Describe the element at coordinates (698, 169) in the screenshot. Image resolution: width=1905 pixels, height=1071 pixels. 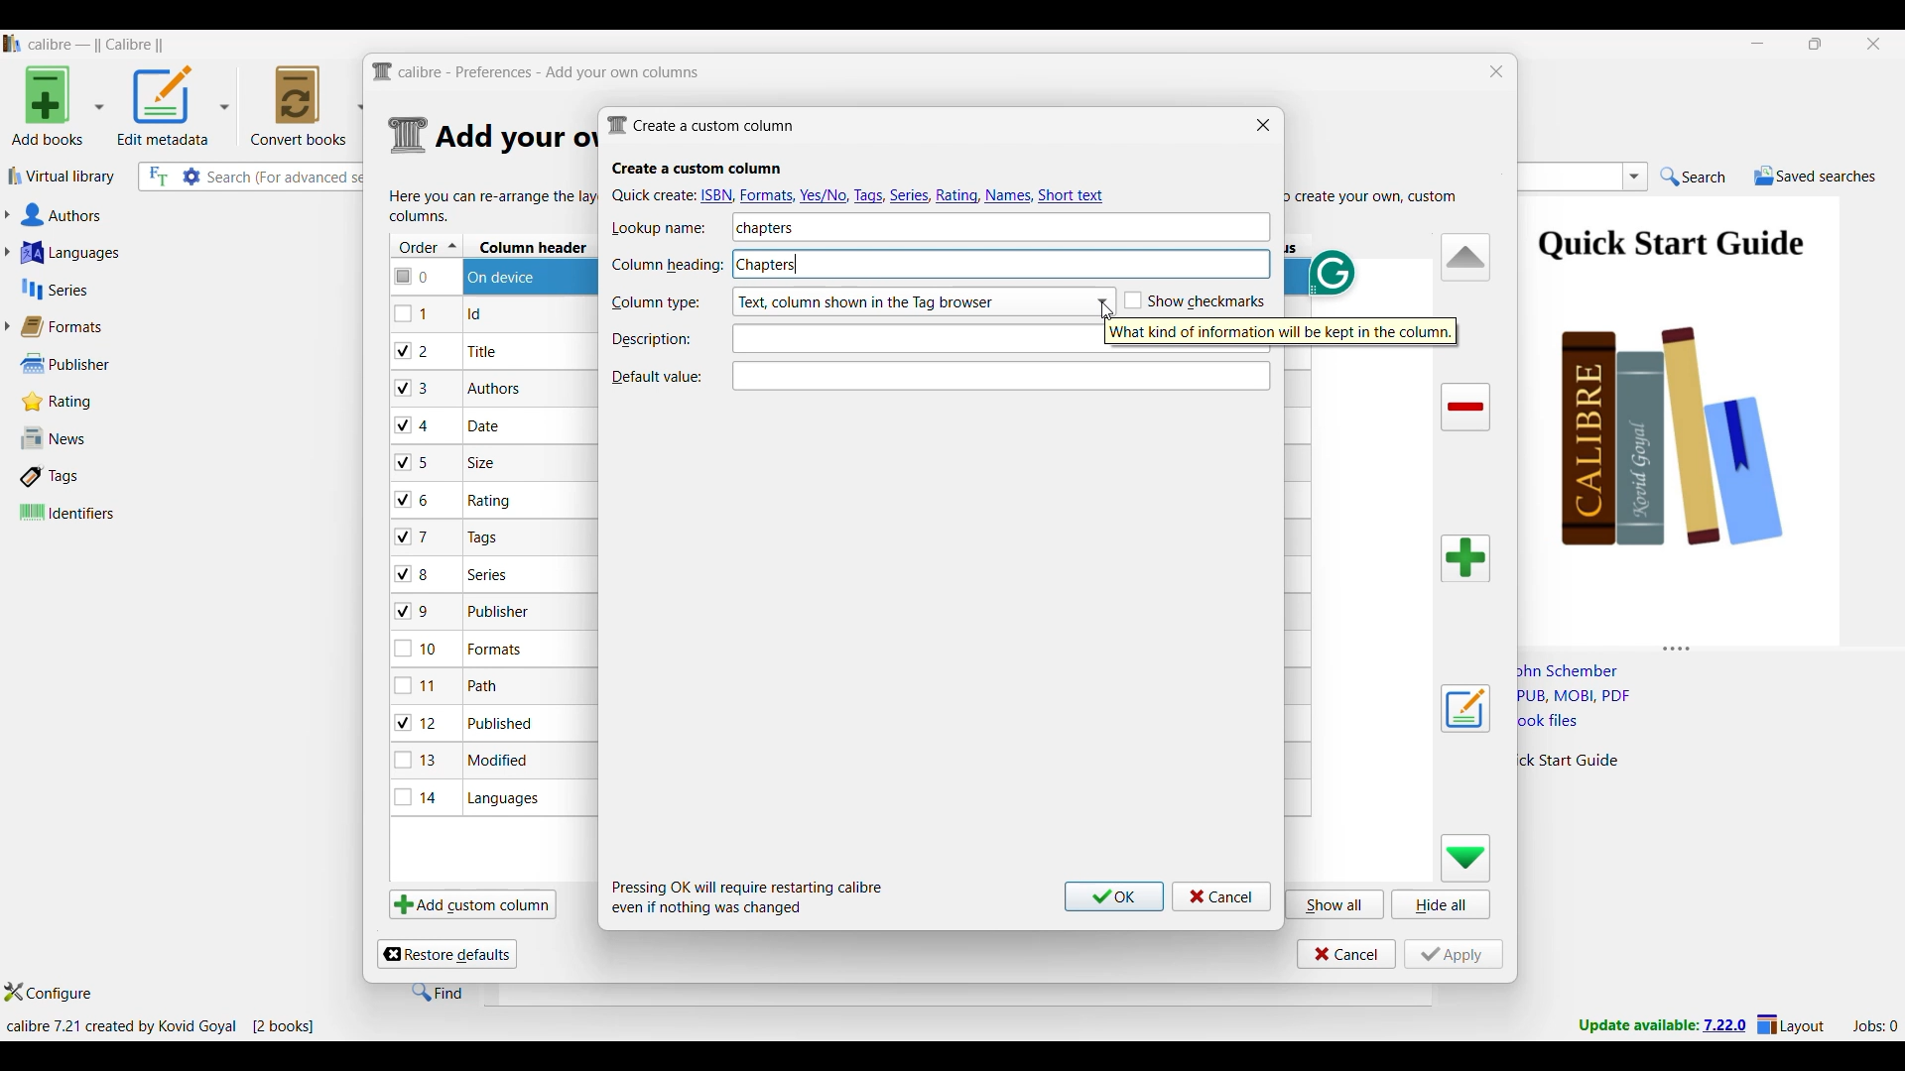
I see `Section title` at that location.